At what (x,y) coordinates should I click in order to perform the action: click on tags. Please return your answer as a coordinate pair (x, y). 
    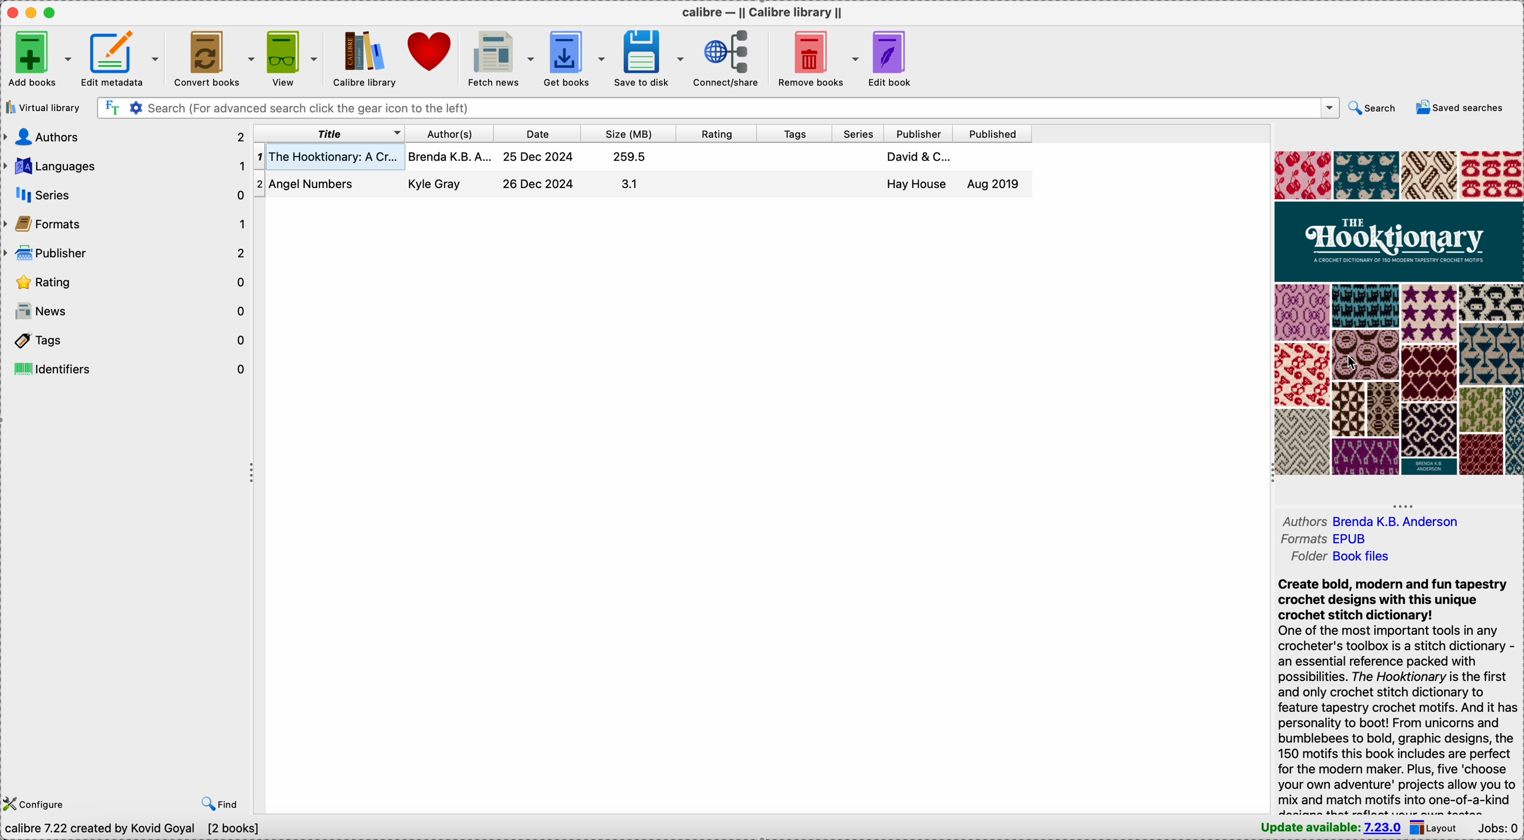
    Looking at the image, I should click on (793, 133).